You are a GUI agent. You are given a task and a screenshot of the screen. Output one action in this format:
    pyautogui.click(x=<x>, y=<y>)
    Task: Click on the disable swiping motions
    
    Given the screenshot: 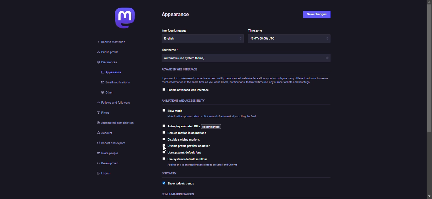 What is the action you would take?
    pyautogui.click(x=186, y=140)
    